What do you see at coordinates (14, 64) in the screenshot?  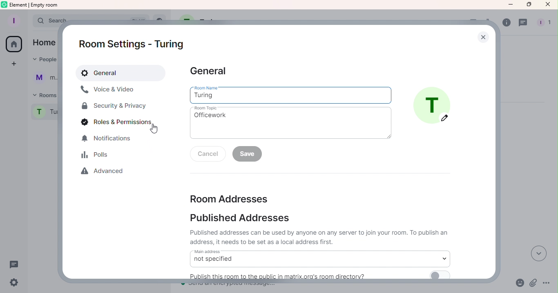 I see `Create space` at bounding box center [14, 64].